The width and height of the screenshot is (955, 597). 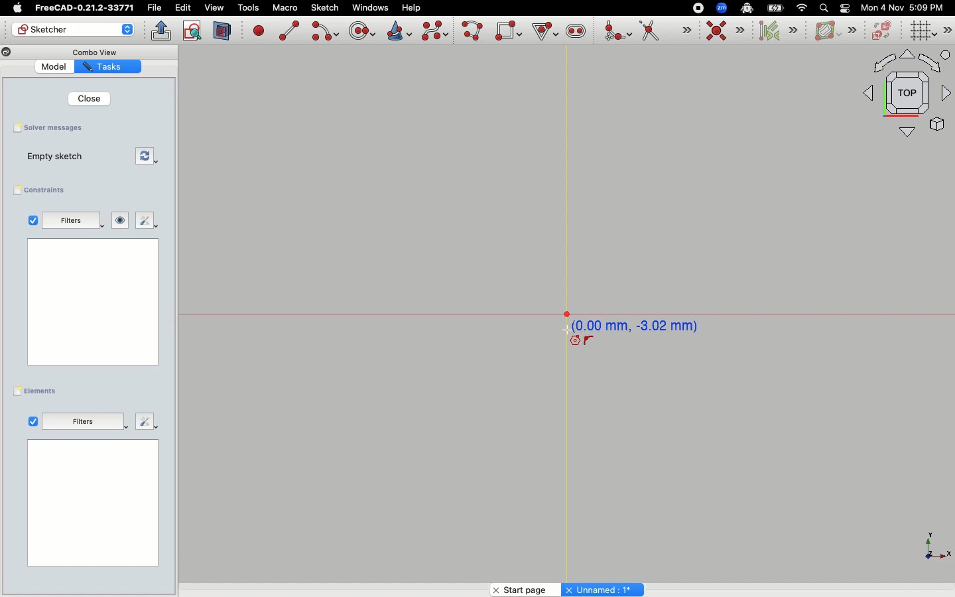 What do you see at coordinates (193, 31) in the screenshot?
I see `View sketch` at bounding box center [193, 31].